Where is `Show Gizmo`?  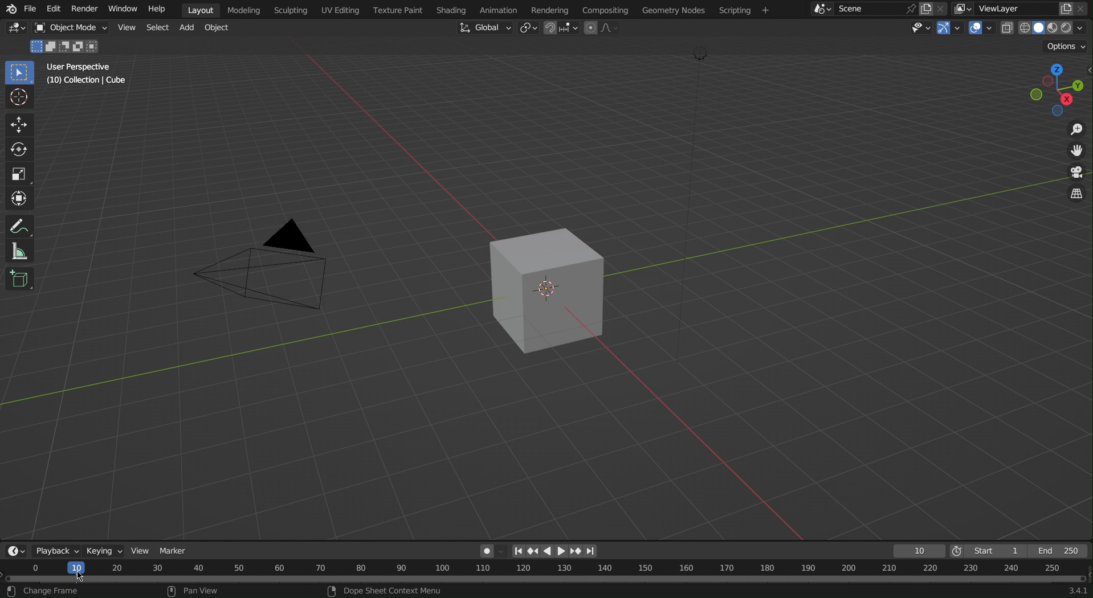 Show Gizmo is located at coordinates (951, 27).